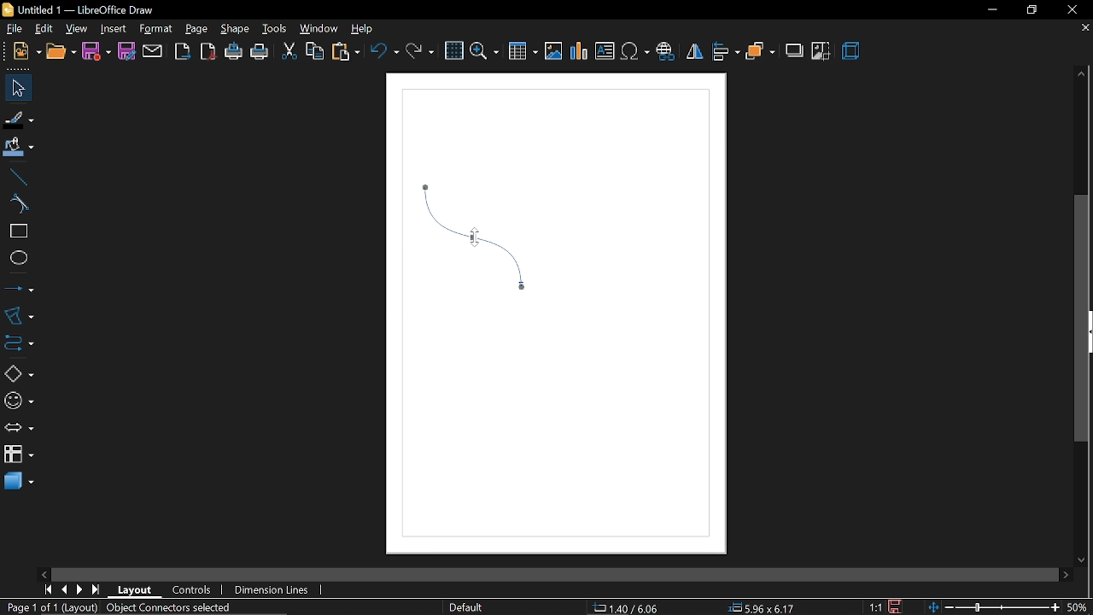  What do you see at coordinates (20, 118) in the screenshot?
I see `fill line` at bounding box center [20, 118].